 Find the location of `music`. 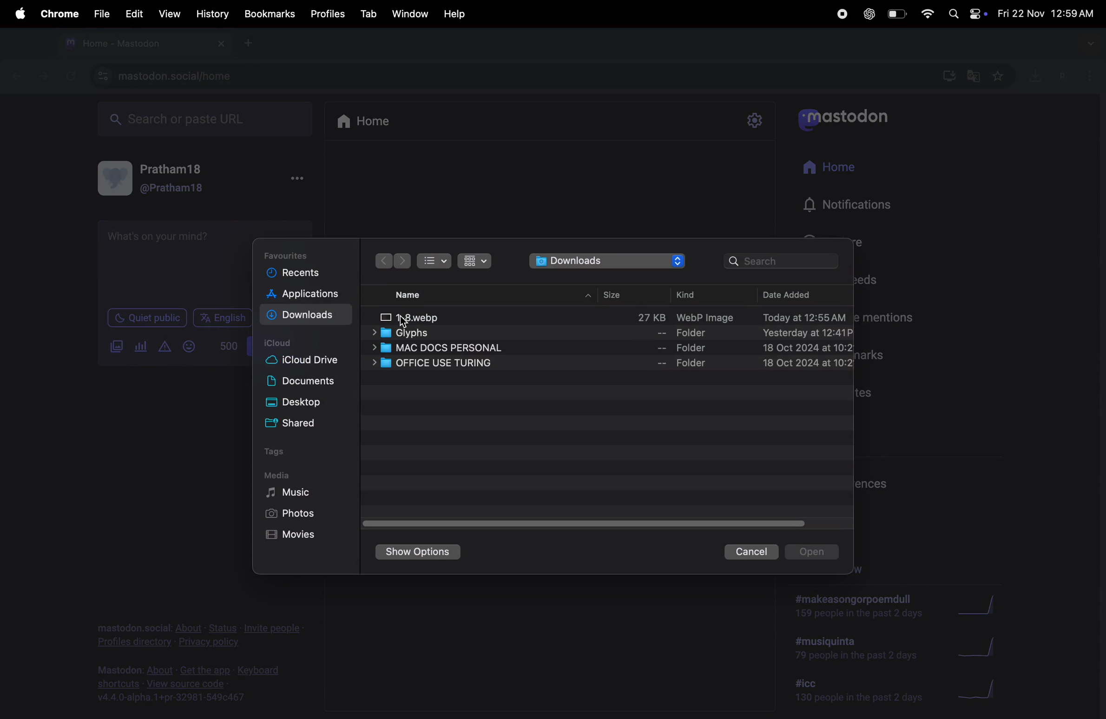

music is located at coordinates (292, 492).